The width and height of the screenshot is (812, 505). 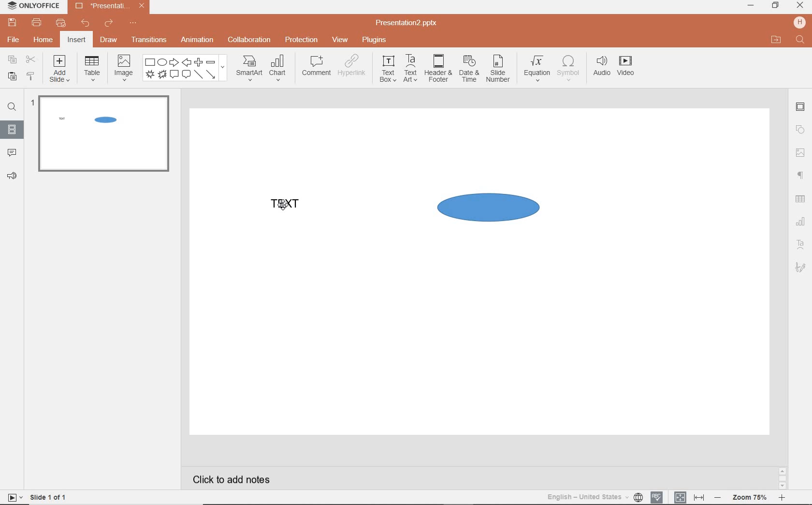 What do you see at coordinates (800, 107) in the screenshot?
I see `SLIDE SETTINGS` at bounding box center [800, 107].